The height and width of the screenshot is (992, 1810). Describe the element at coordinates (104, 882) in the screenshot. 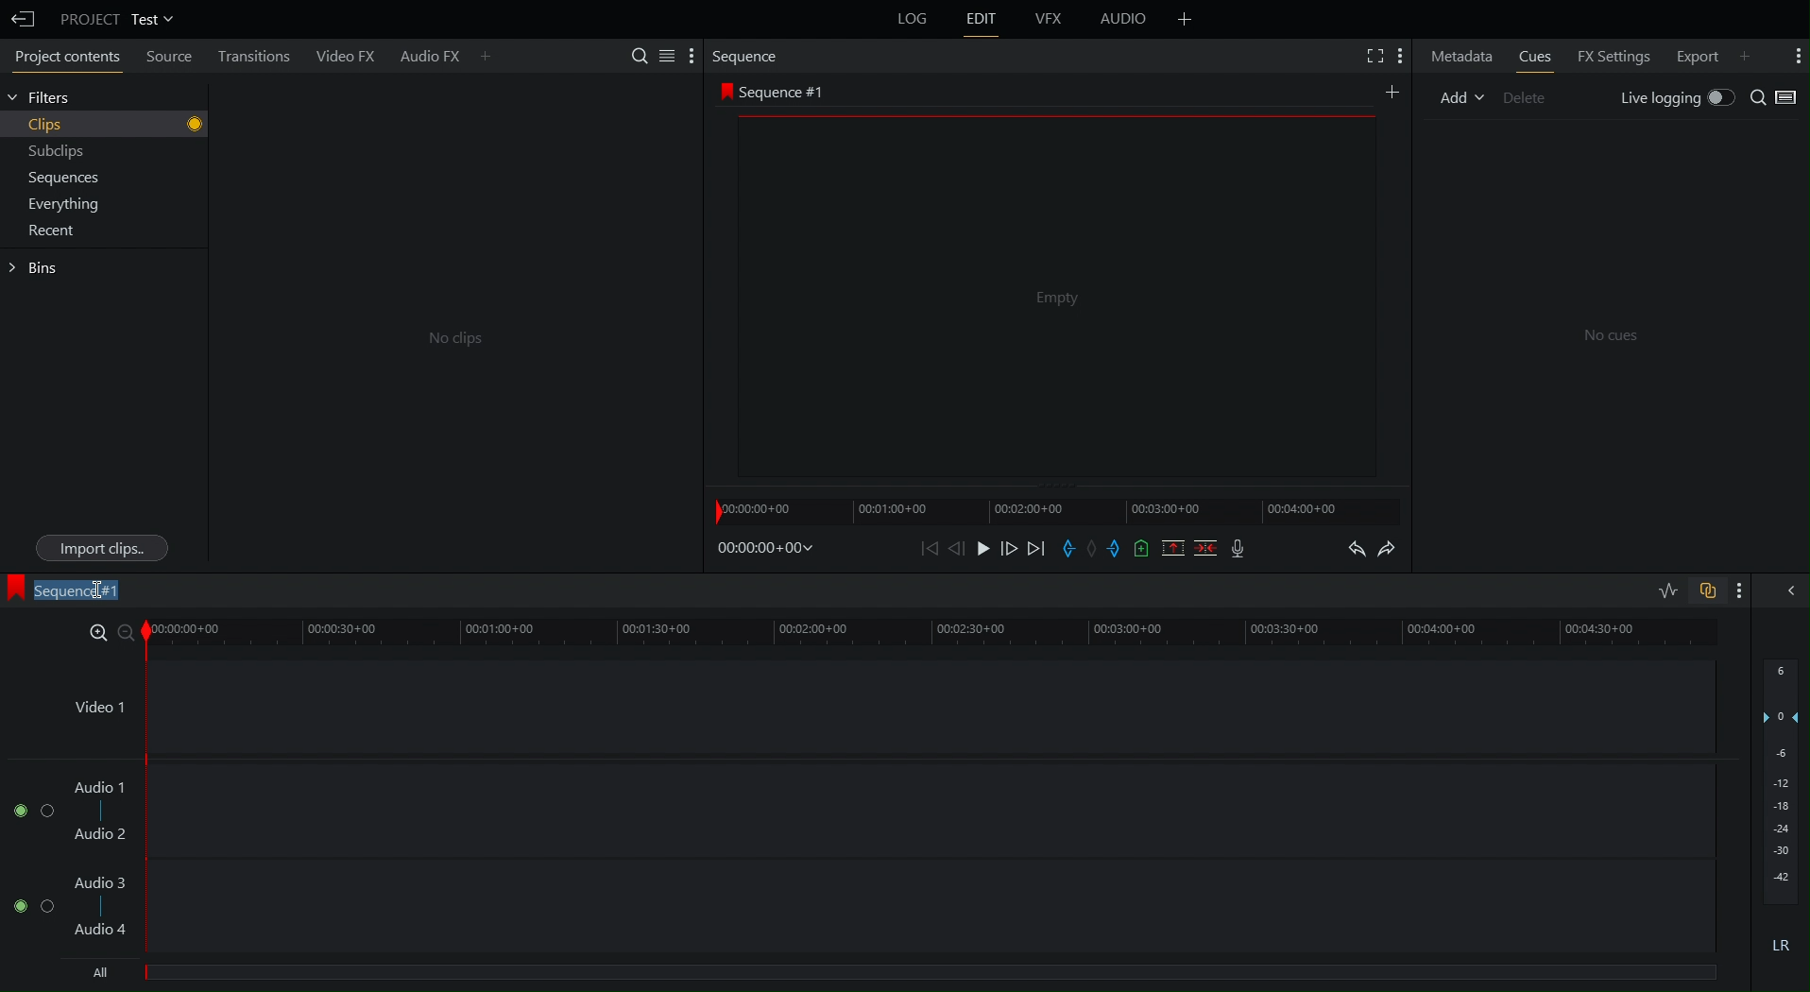

I see `Audio 3` at that location.